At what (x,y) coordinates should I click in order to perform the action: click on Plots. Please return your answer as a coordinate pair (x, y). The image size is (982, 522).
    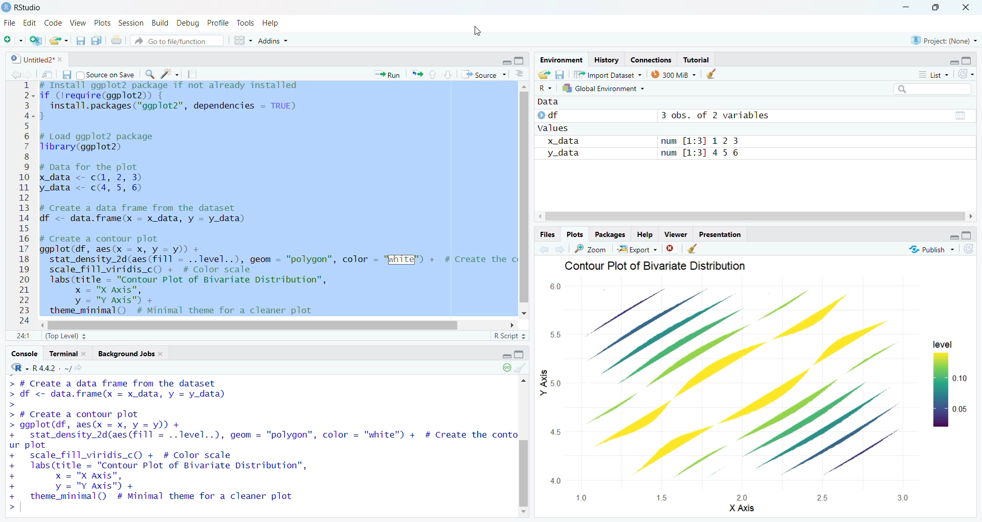
    Looking at the image, I should click on (573, 235).